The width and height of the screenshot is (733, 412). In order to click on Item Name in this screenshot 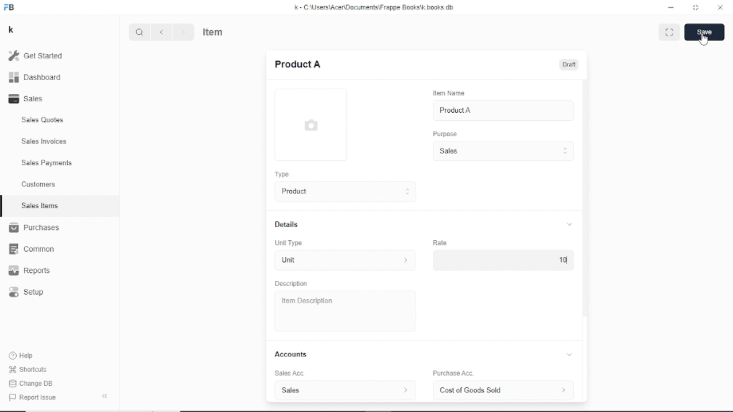, I will do `click(448, 93)`.